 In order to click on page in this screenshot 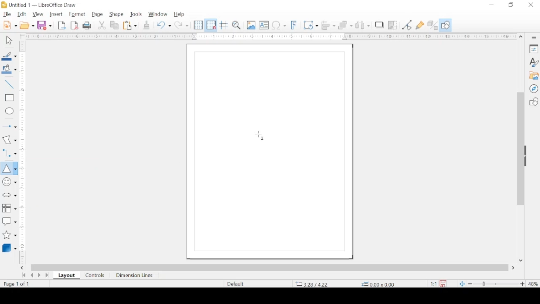, I will do `click(98, 14)`.